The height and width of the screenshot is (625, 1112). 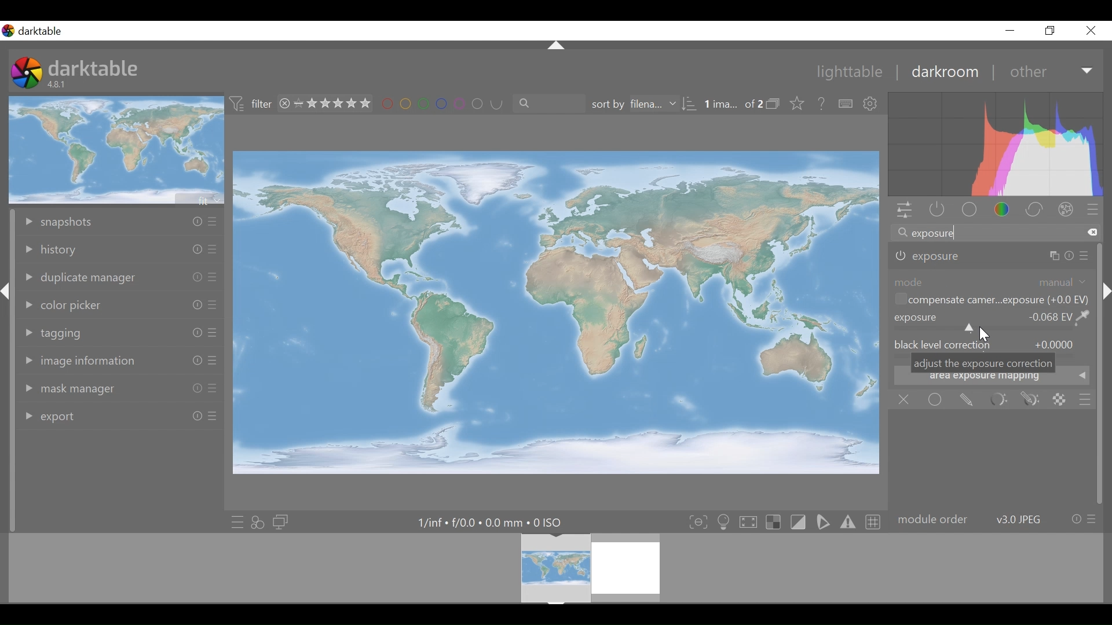 I want to click on toggle indication of raw overexposure, so click(x=773, y=522).